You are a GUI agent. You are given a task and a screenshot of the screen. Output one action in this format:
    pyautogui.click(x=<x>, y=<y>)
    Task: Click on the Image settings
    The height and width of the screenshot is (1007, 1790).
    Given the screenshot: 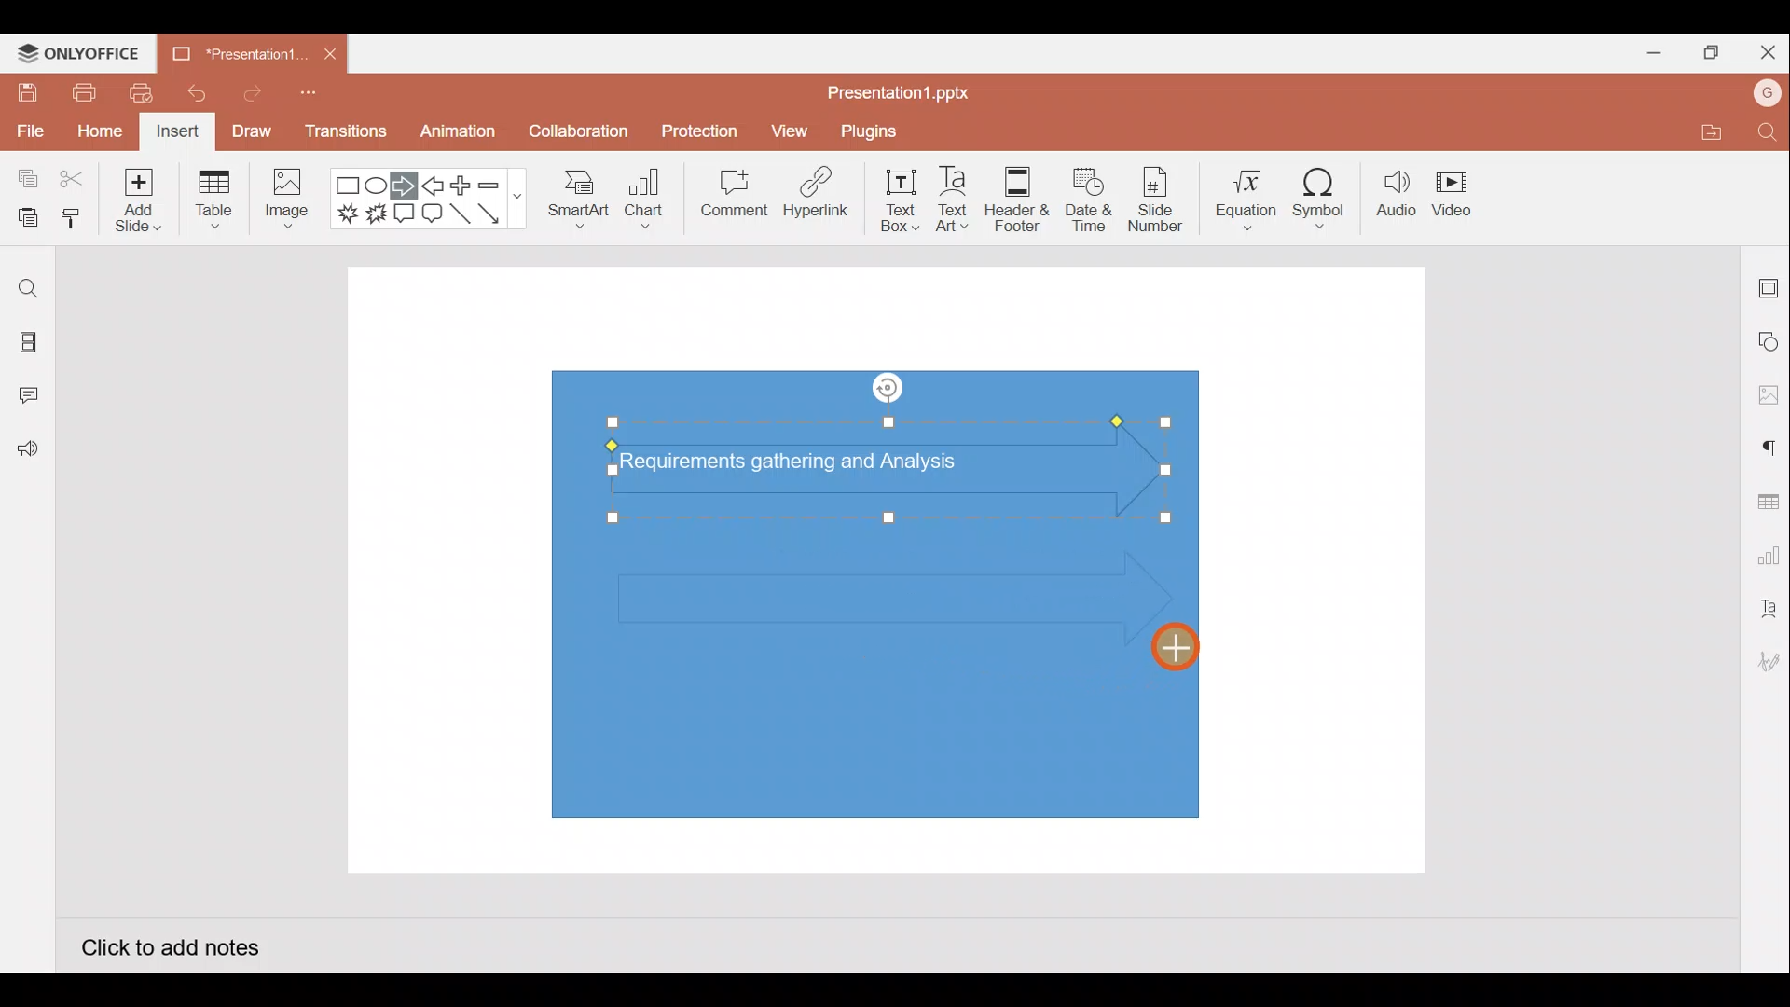 What is the action you would take?
    pyautogui.click(x=1769, y=395)
    